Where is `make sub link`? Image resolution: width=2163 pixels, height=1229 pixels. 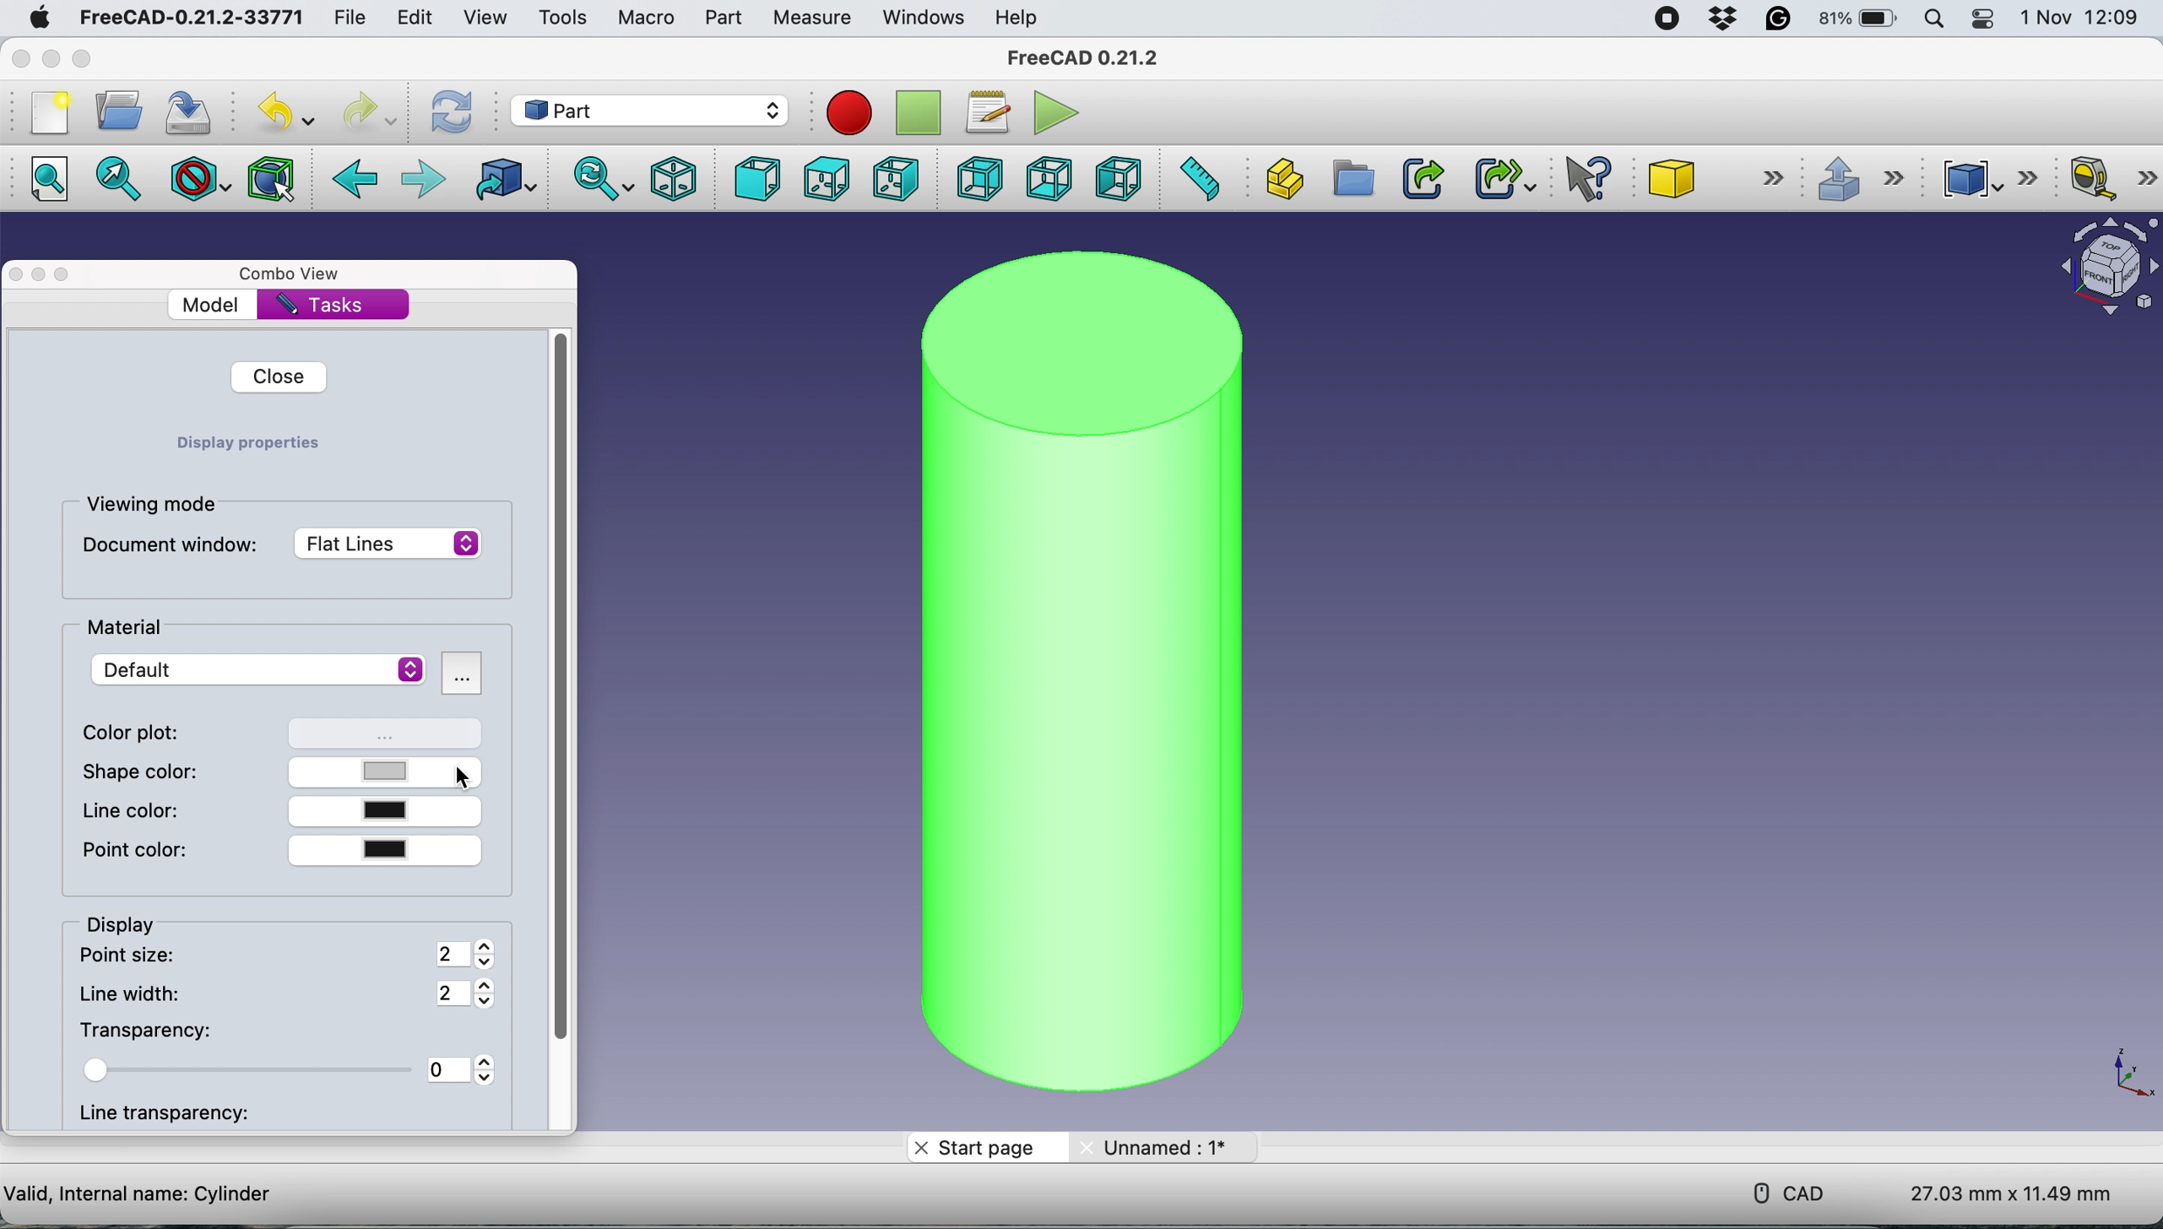
make sub link is located at coordinates (1499, 177).